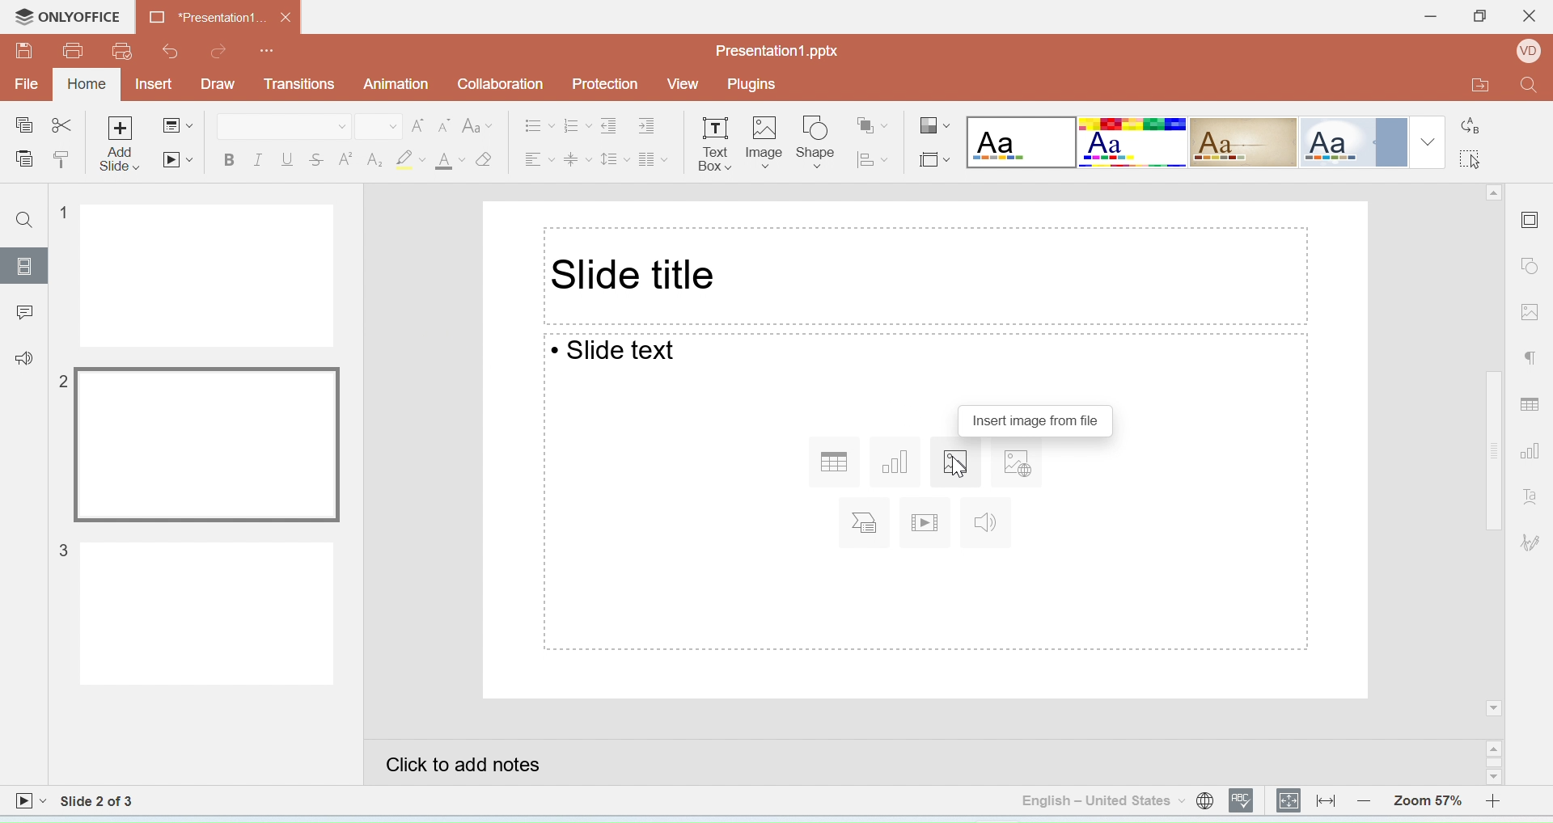  Describe the element at coordinates (1533, 310) in the screenshot. I see `Image settings` at that location.